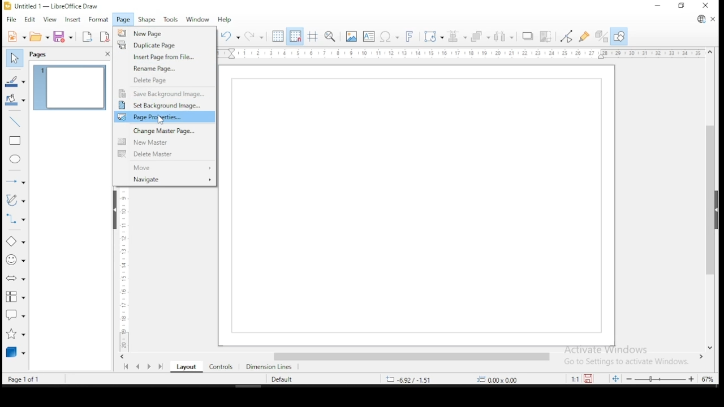  What do you see at coordinates (165, 131) in the screenshot?
I see `change master page` at bounding box center [165, 131].